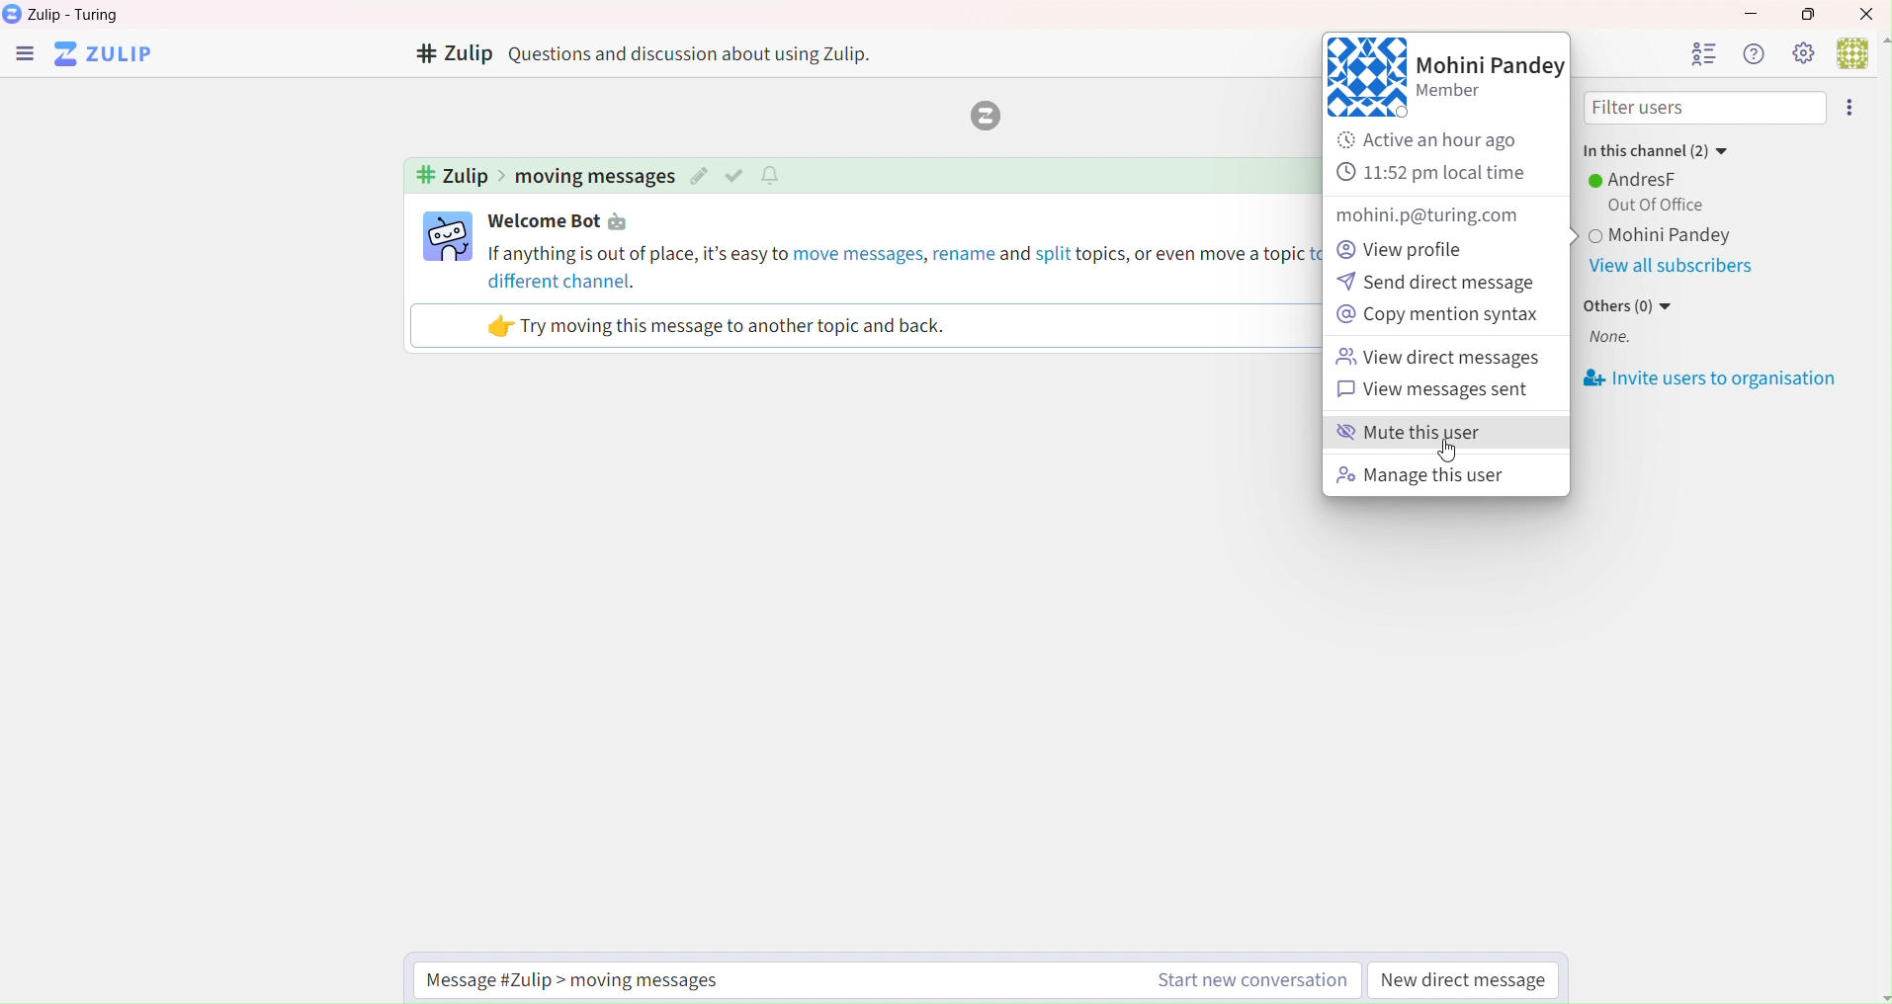 This screenshot has width=1892, height=1004. What do you see at coordinates (1365, 77) in the screenshot?
I see `user profile` at bounding box center [1365, 77].